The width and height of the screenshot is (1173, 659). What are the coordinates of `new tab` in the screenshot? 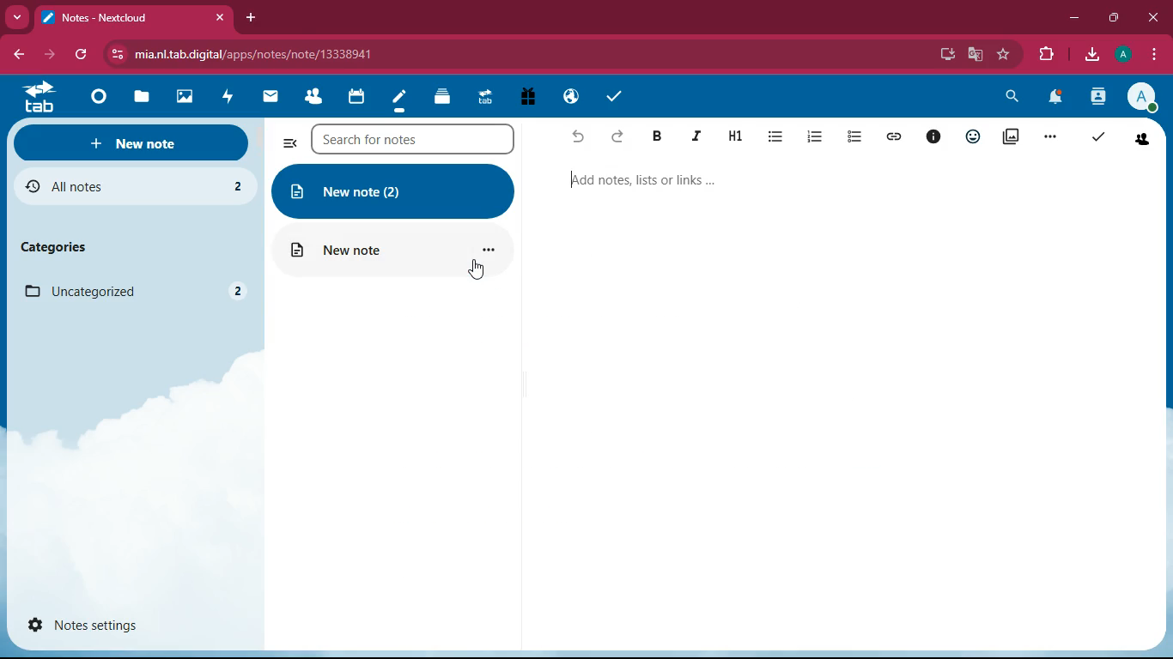 It's located at (252, 18).